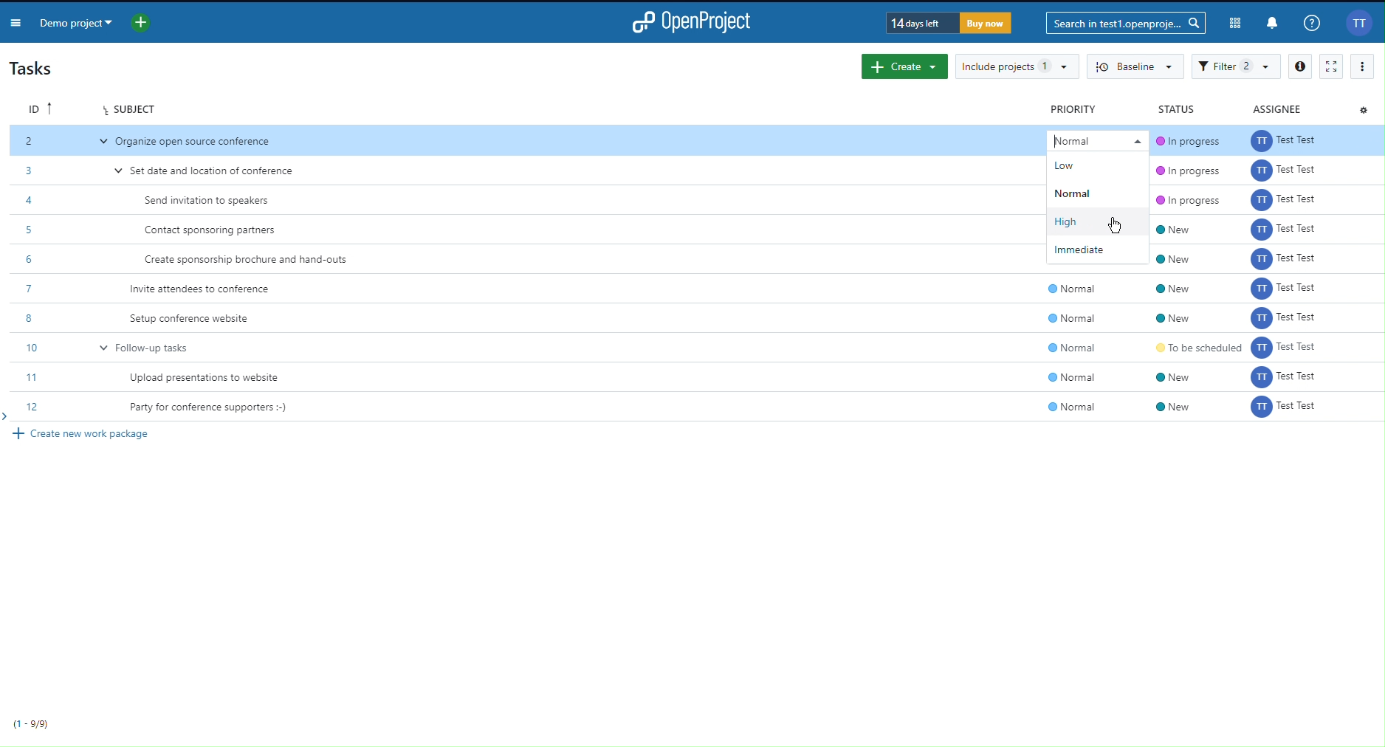 The height and width of the screenshot is (747, 1385). What do you see at coordinates (1076, 109) in the screenshot?
I see `Priority` at bounding box center [1076, 109].